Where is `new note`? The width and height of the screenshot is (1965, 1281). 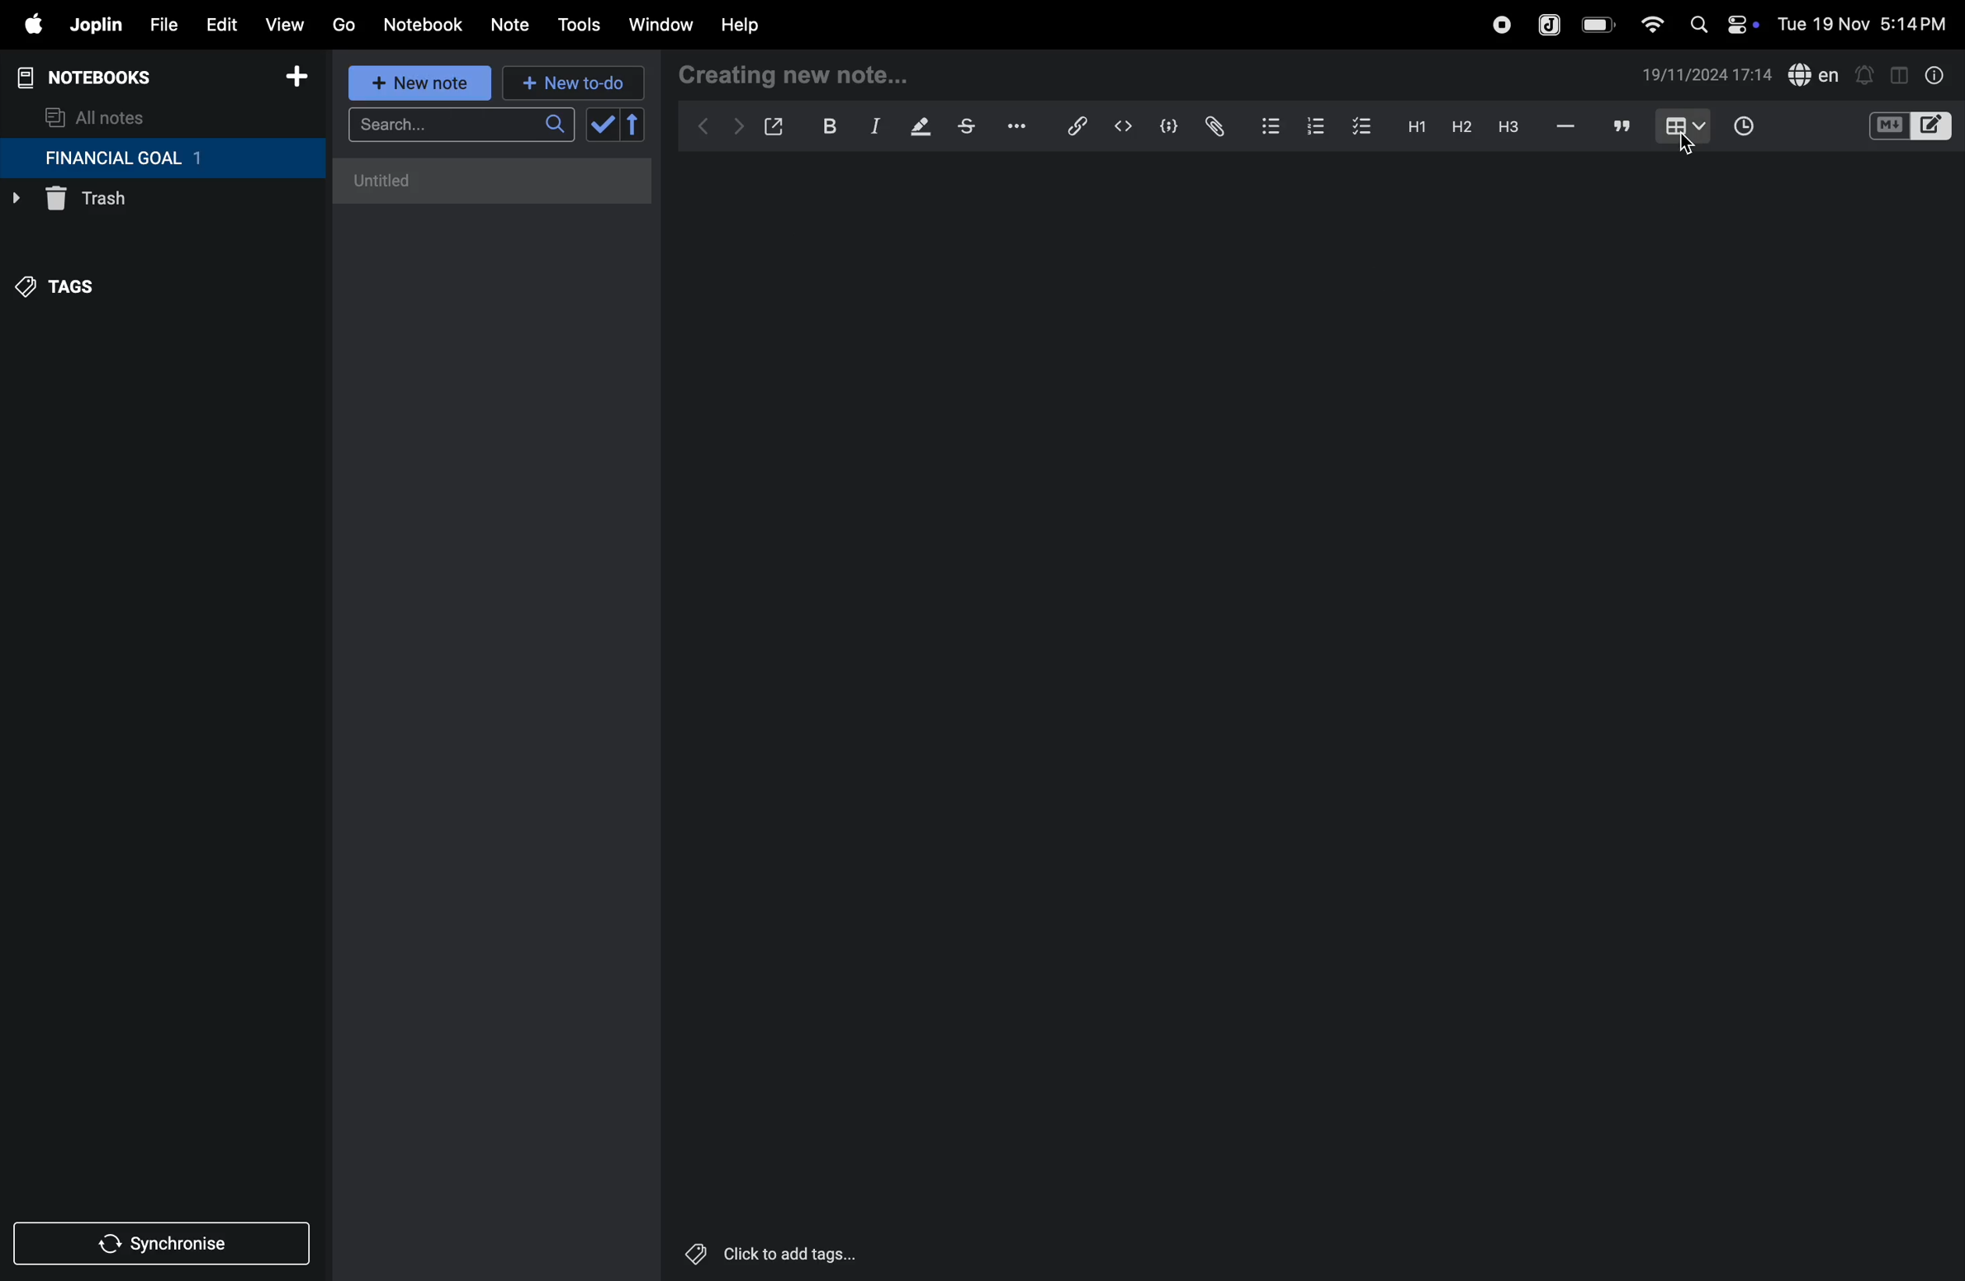
new note is located at coordinates (419, 83).